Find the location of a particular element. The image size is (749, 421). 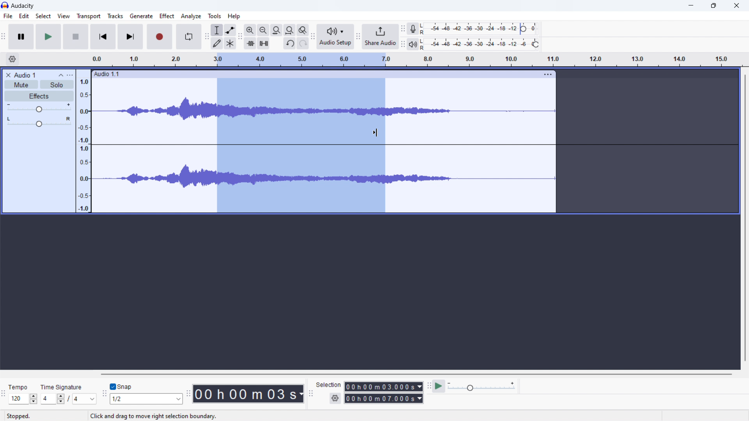

cursor is located at coordinates (375, 131).